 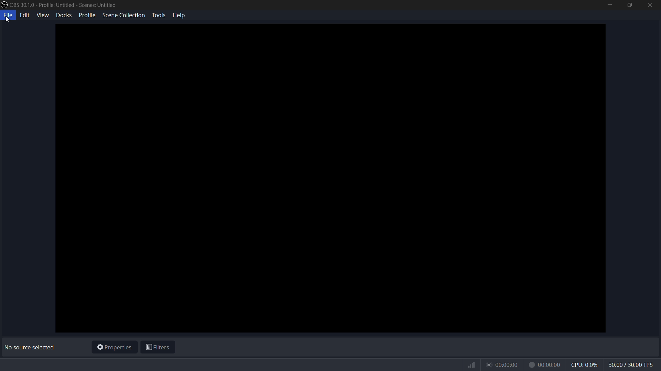 What do you see at coordinates (114, 348) in the screenshot?
I see `properties` at bounding box center [114, 348].